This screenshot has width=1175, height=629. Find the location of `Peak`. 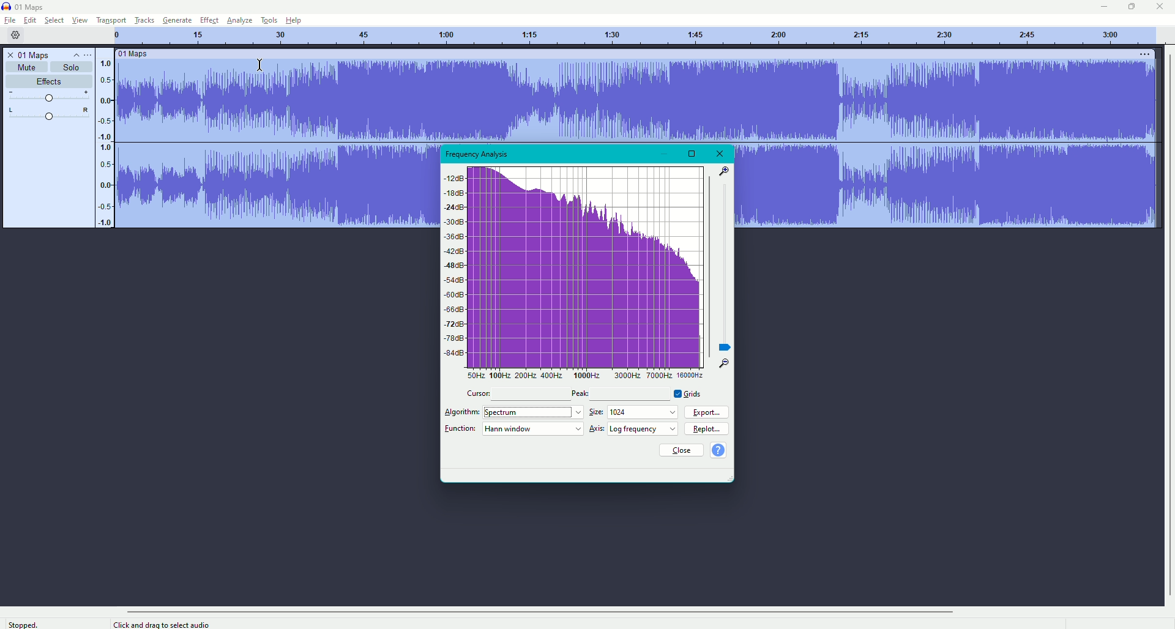

Peak is located at coordinates (583, 394).